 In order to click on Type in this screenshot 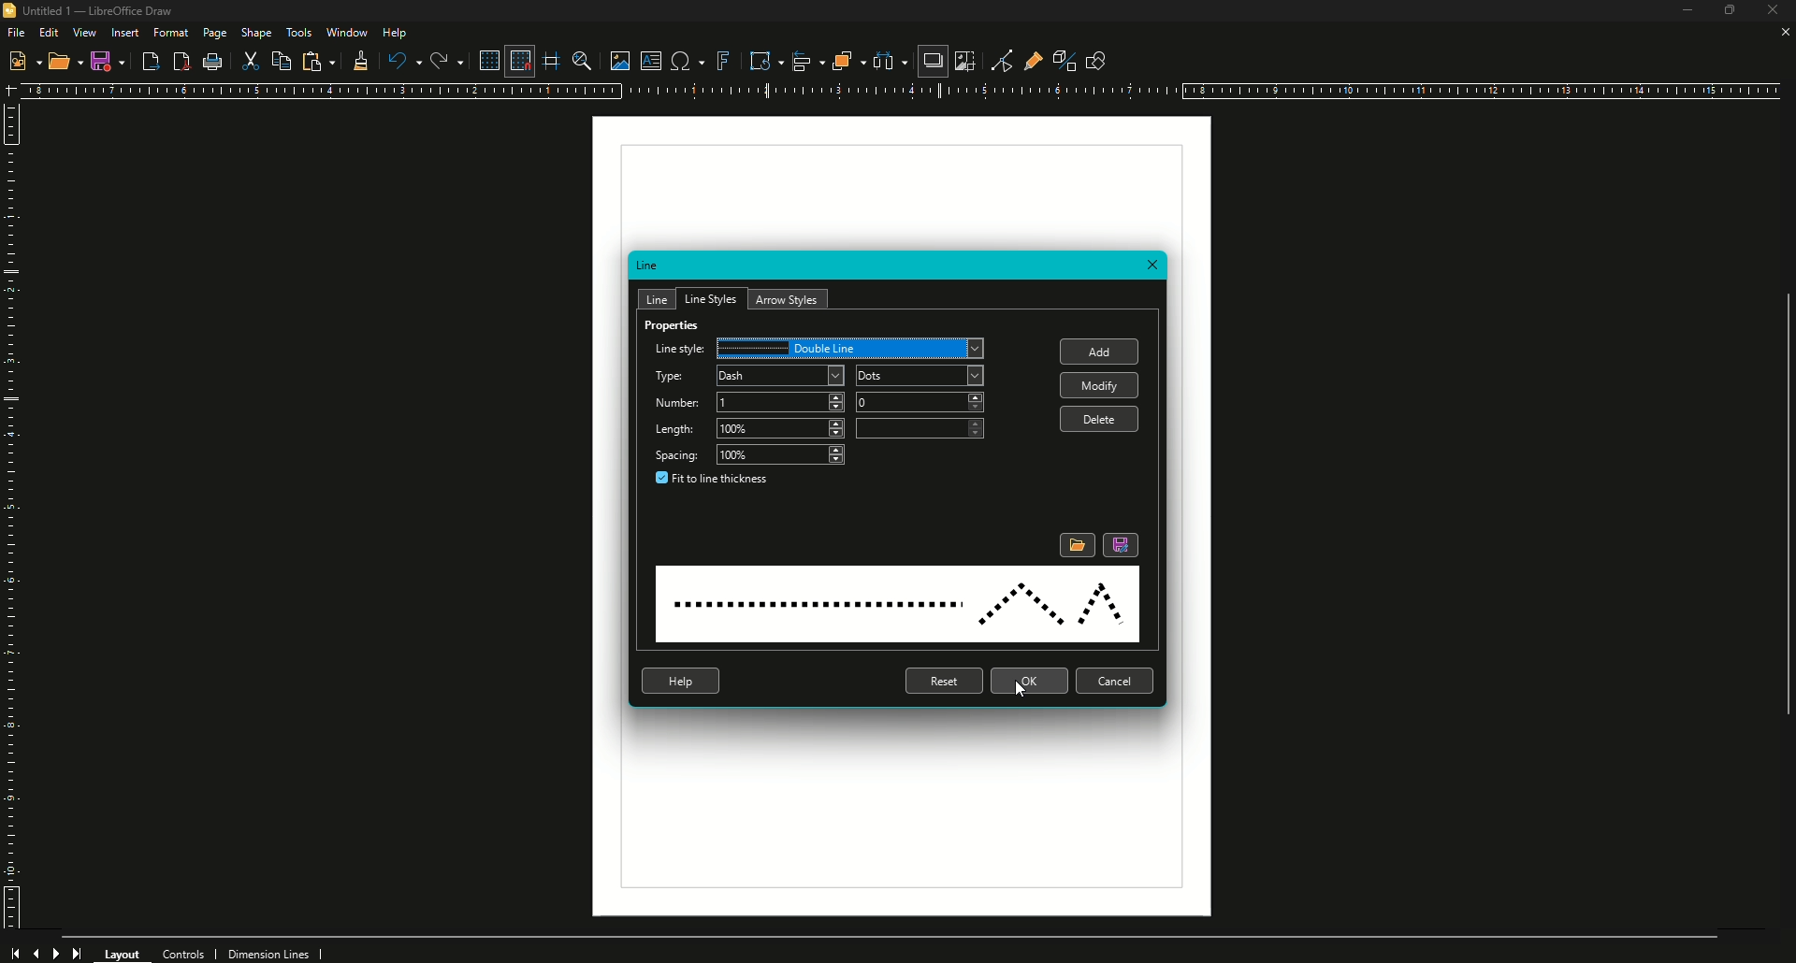, I will do `click(670, 378)`.